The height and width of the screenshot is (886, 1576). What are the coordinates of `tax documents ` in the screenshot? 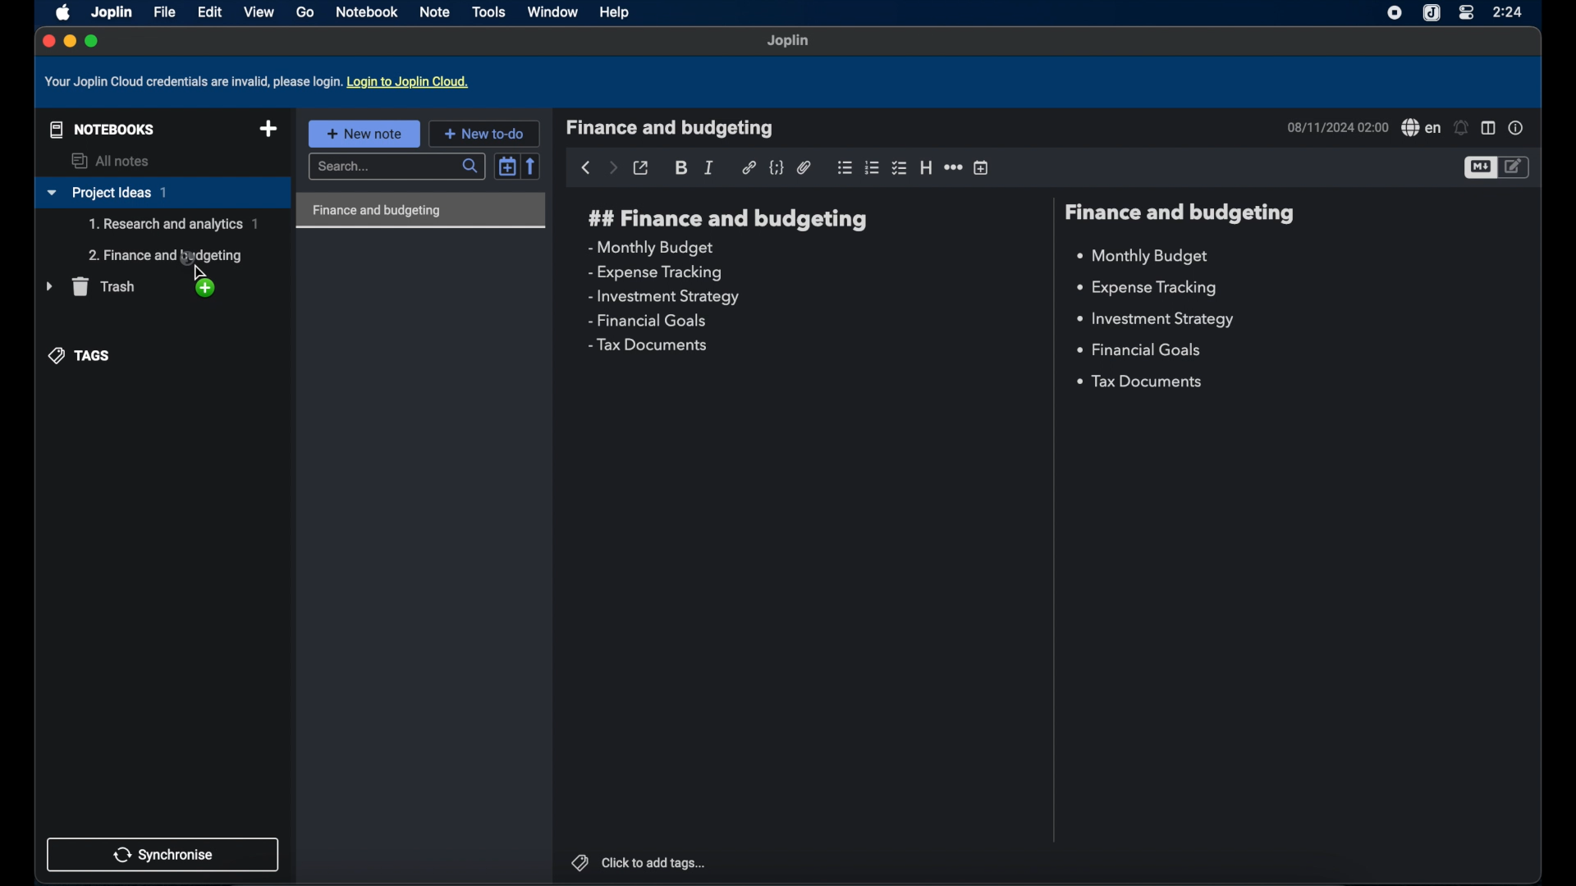 It's located at (647, 345).